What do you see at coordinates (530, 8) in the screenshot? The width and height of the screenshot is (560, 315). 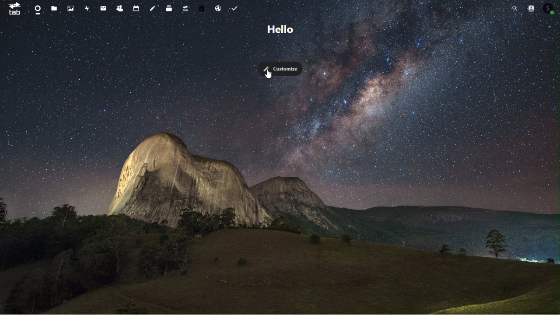 I see `Contacts search` at bounding box center [530, 8].